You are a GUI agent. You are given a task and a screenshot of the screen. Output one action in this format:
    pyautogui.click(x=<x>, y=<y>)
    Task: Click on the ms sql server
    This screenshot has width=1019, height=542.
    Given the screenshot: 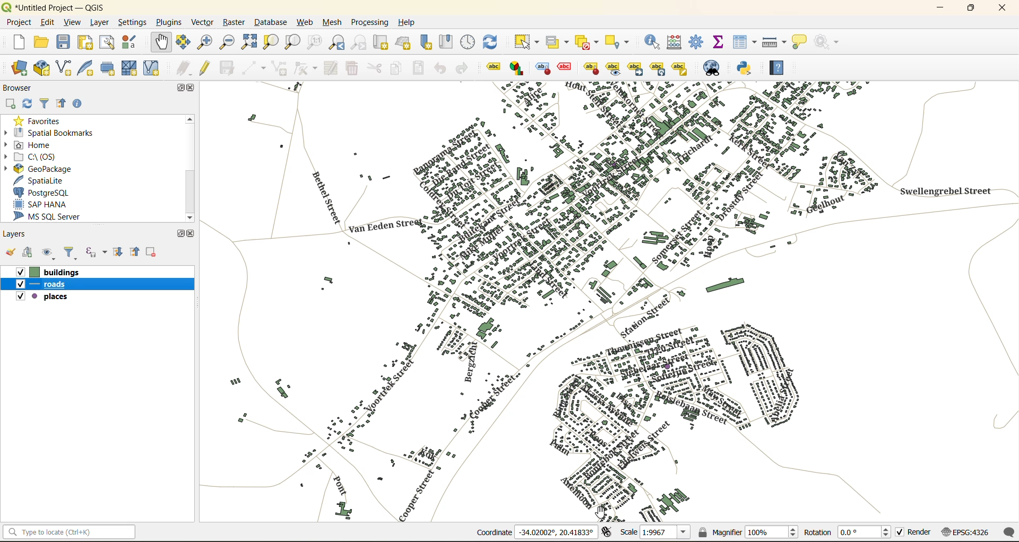 What is the action you would take?
    pyautogui.click(x=49, y=217)
    